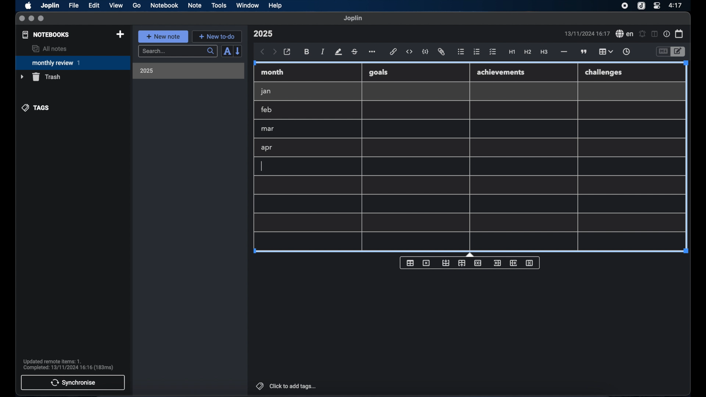 This screenshot has width=706, height=397. What do you see at coordinates (22, 19) in the screenshot?
I see `close` at bounding box center [22, 19].